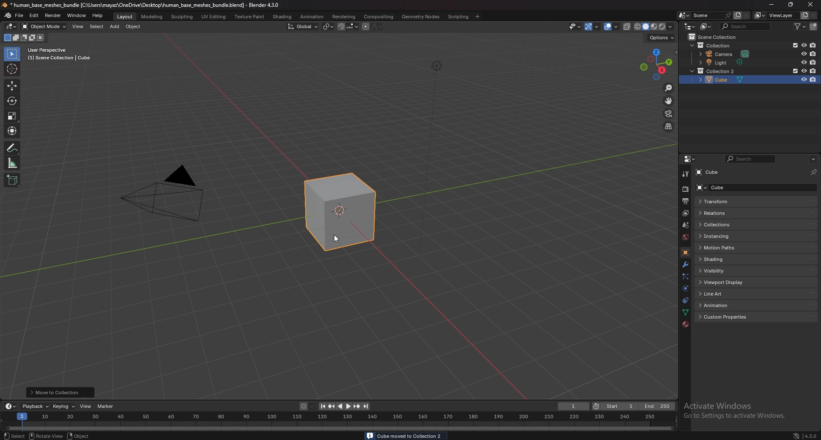 The width and height of the screenshot is (821, 440). Describe the element at coordinates (714, 45) in the screenshot. I see `collection` at that location.